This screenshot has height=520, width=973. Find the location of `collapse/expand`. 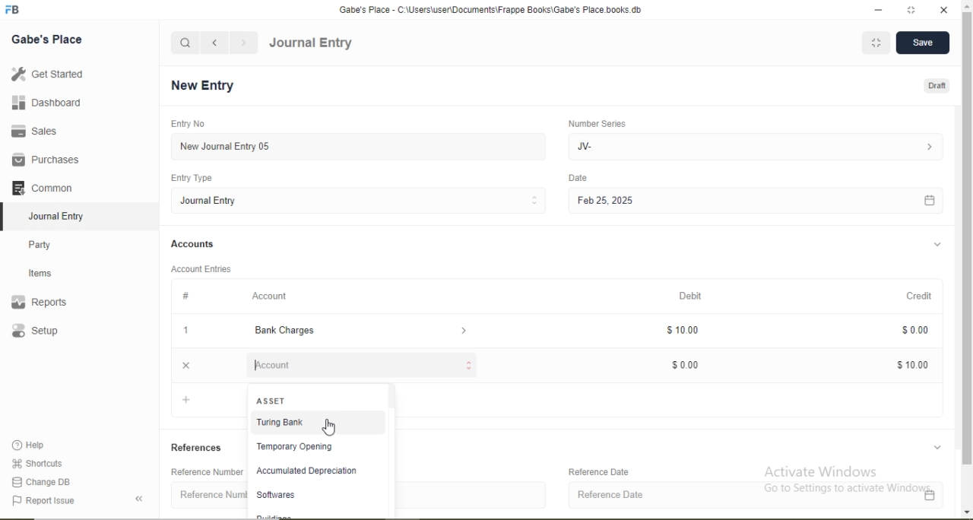

collapse/expand is located at coordinates (938, 246).